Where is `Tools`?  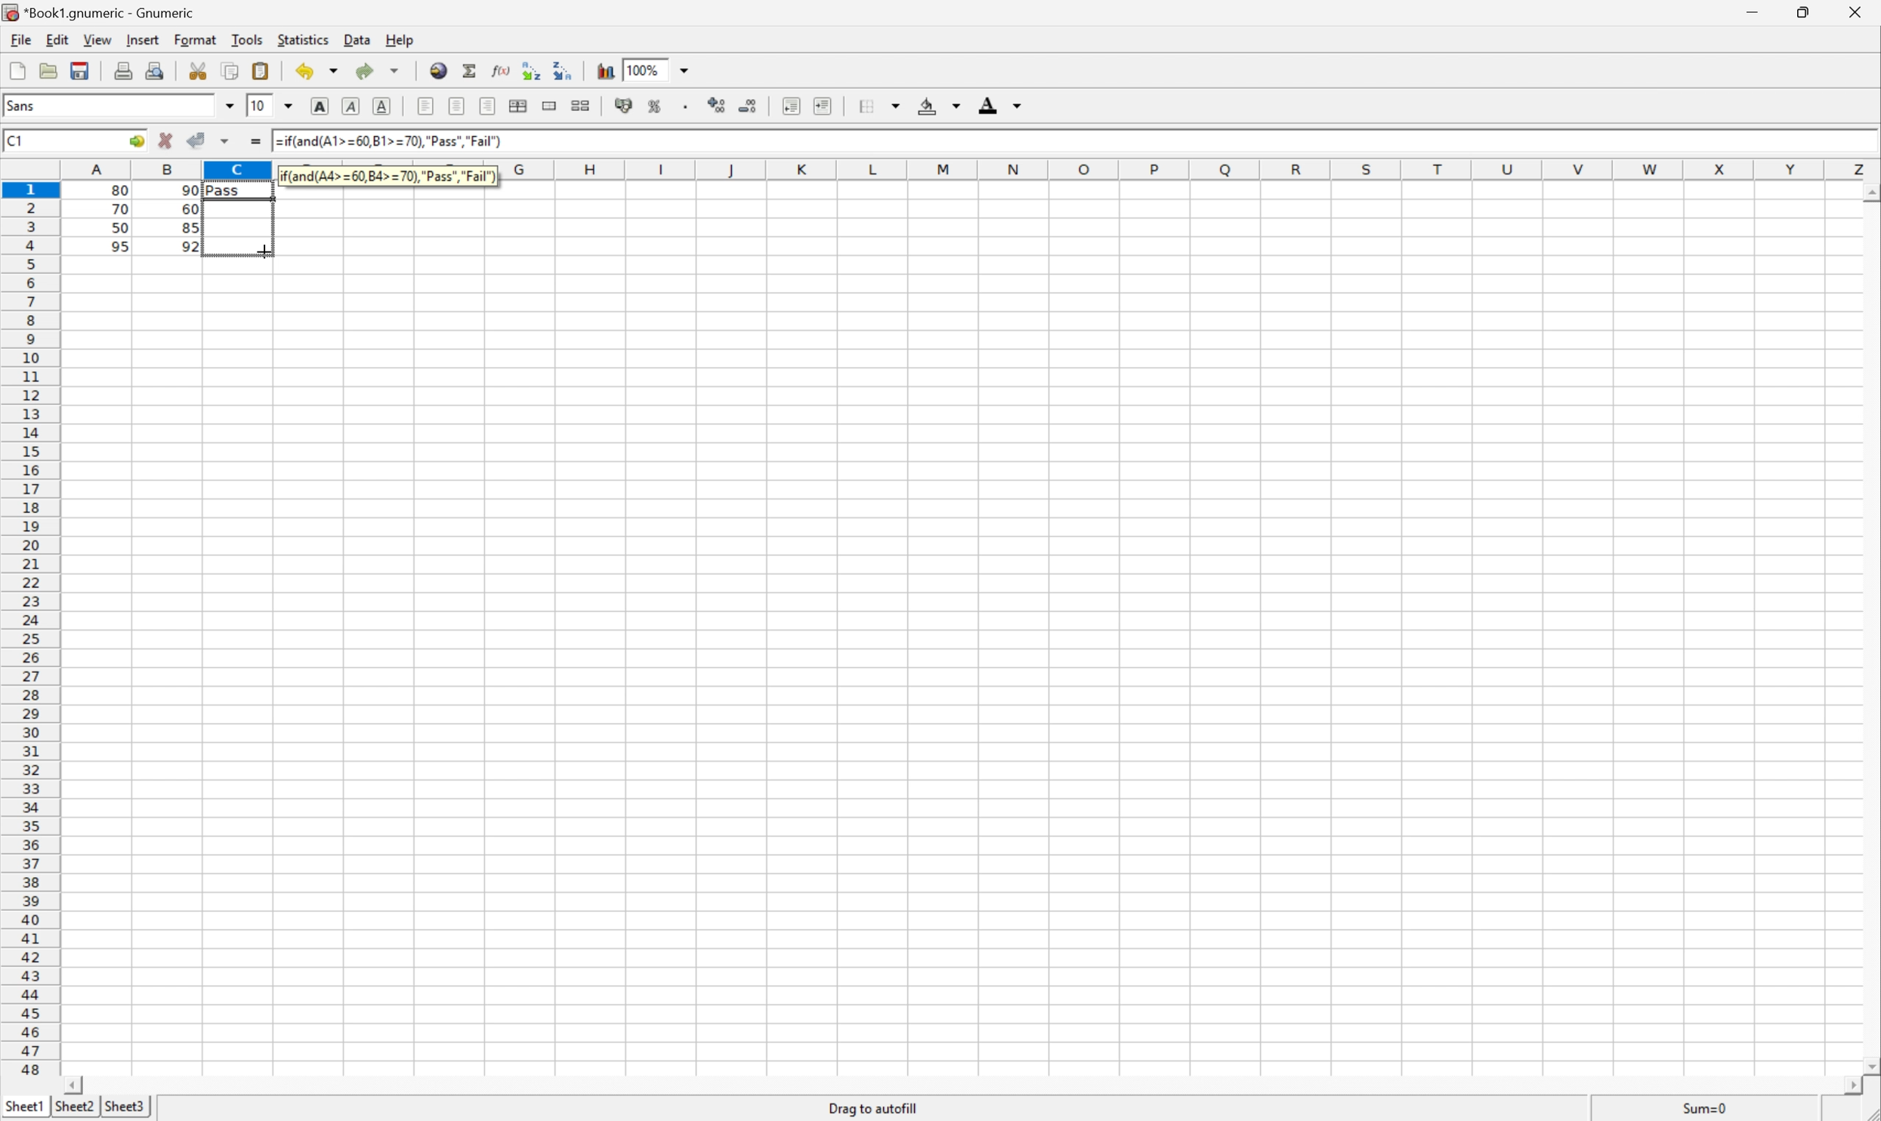 Tools is located at coordinates (246, 39).